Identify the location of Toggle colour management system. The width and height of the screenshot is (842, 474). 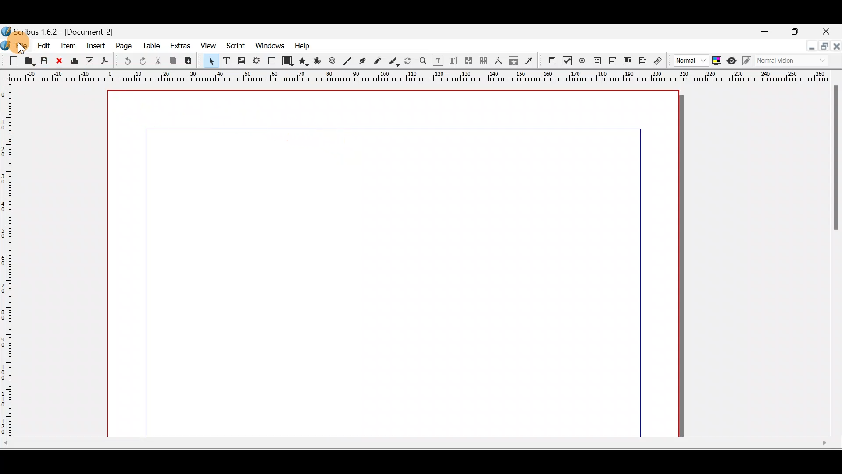
(717, 60).